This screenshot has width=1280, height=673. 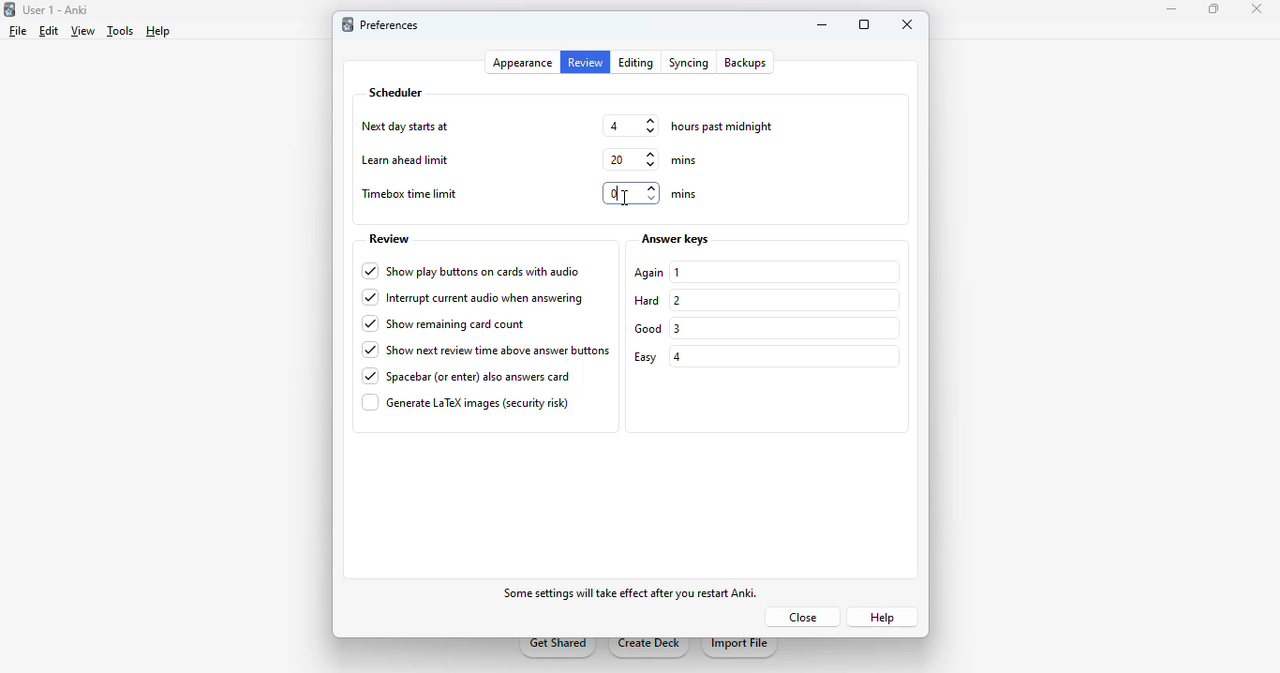 I want to click on backups, so click(x=746, y=63).